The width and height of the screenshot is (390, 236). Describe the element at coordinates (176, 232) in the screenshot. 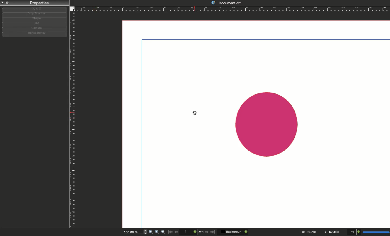

I see `Previous page` at that location.